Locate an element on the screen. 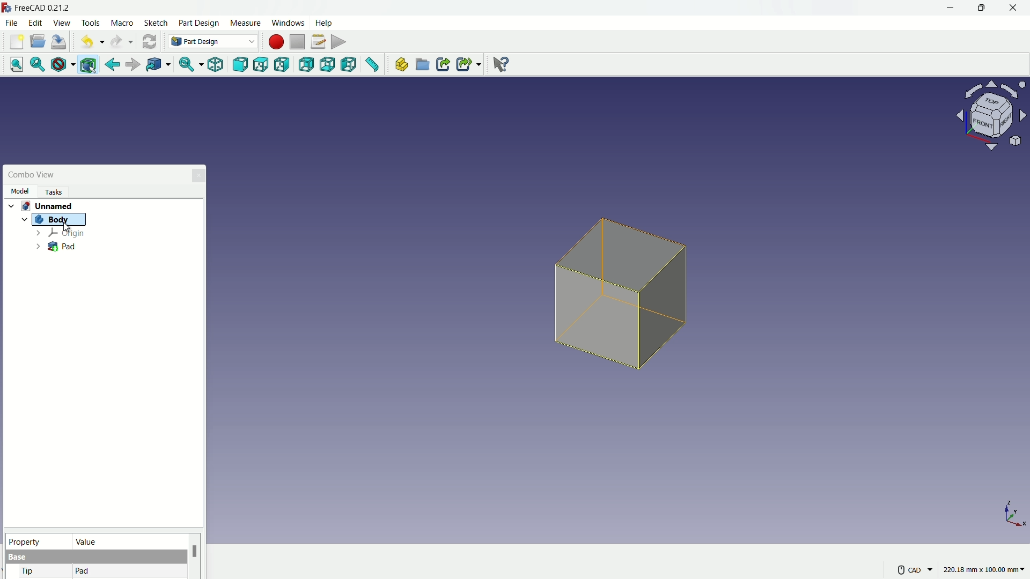  draw style is located at coordinates (61, 65).